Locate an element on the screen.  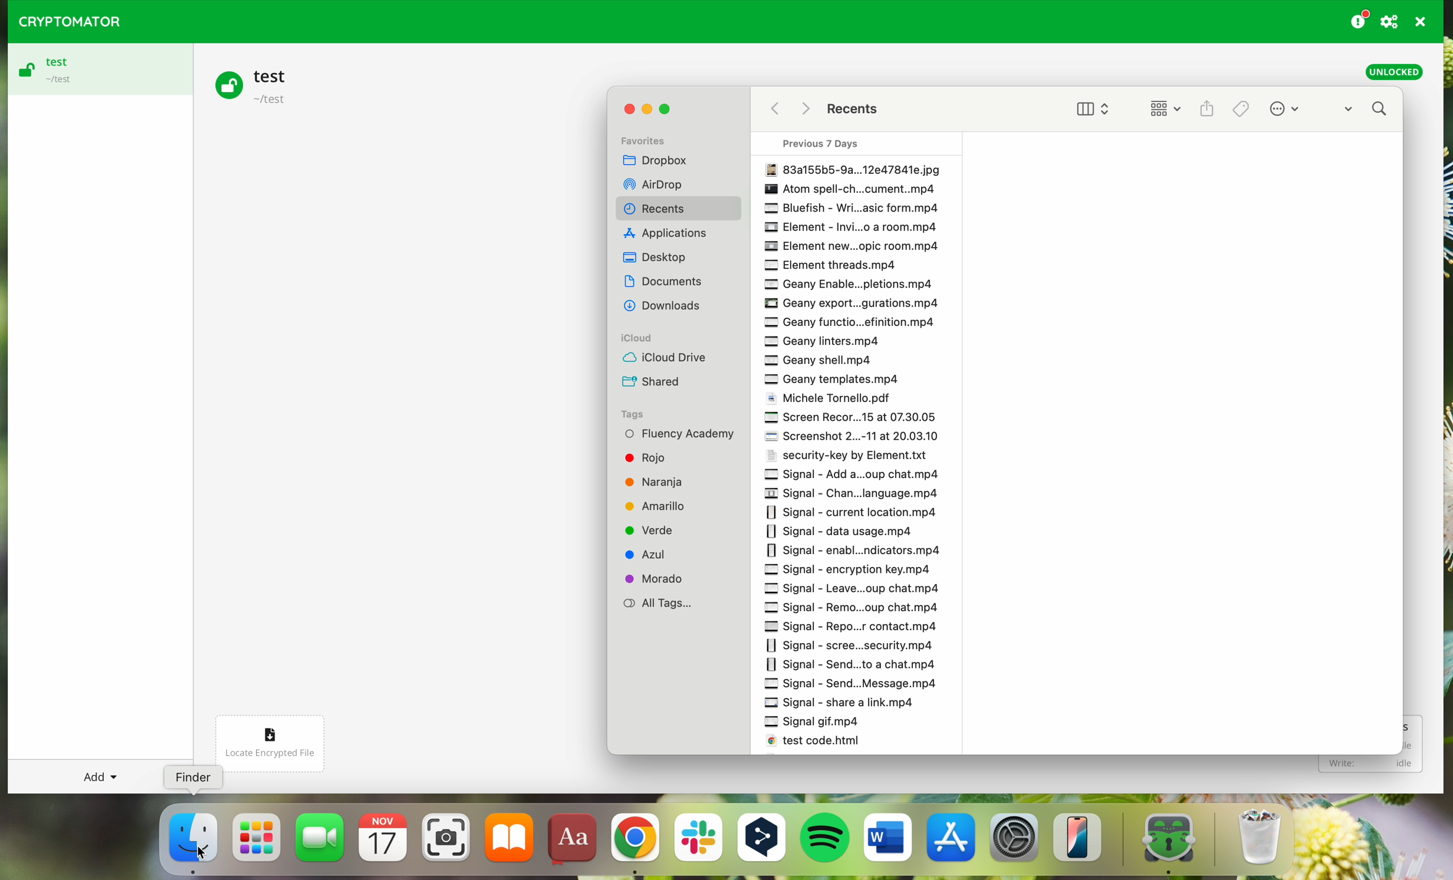
Microsoft Word is located at coordinates (888, 842).